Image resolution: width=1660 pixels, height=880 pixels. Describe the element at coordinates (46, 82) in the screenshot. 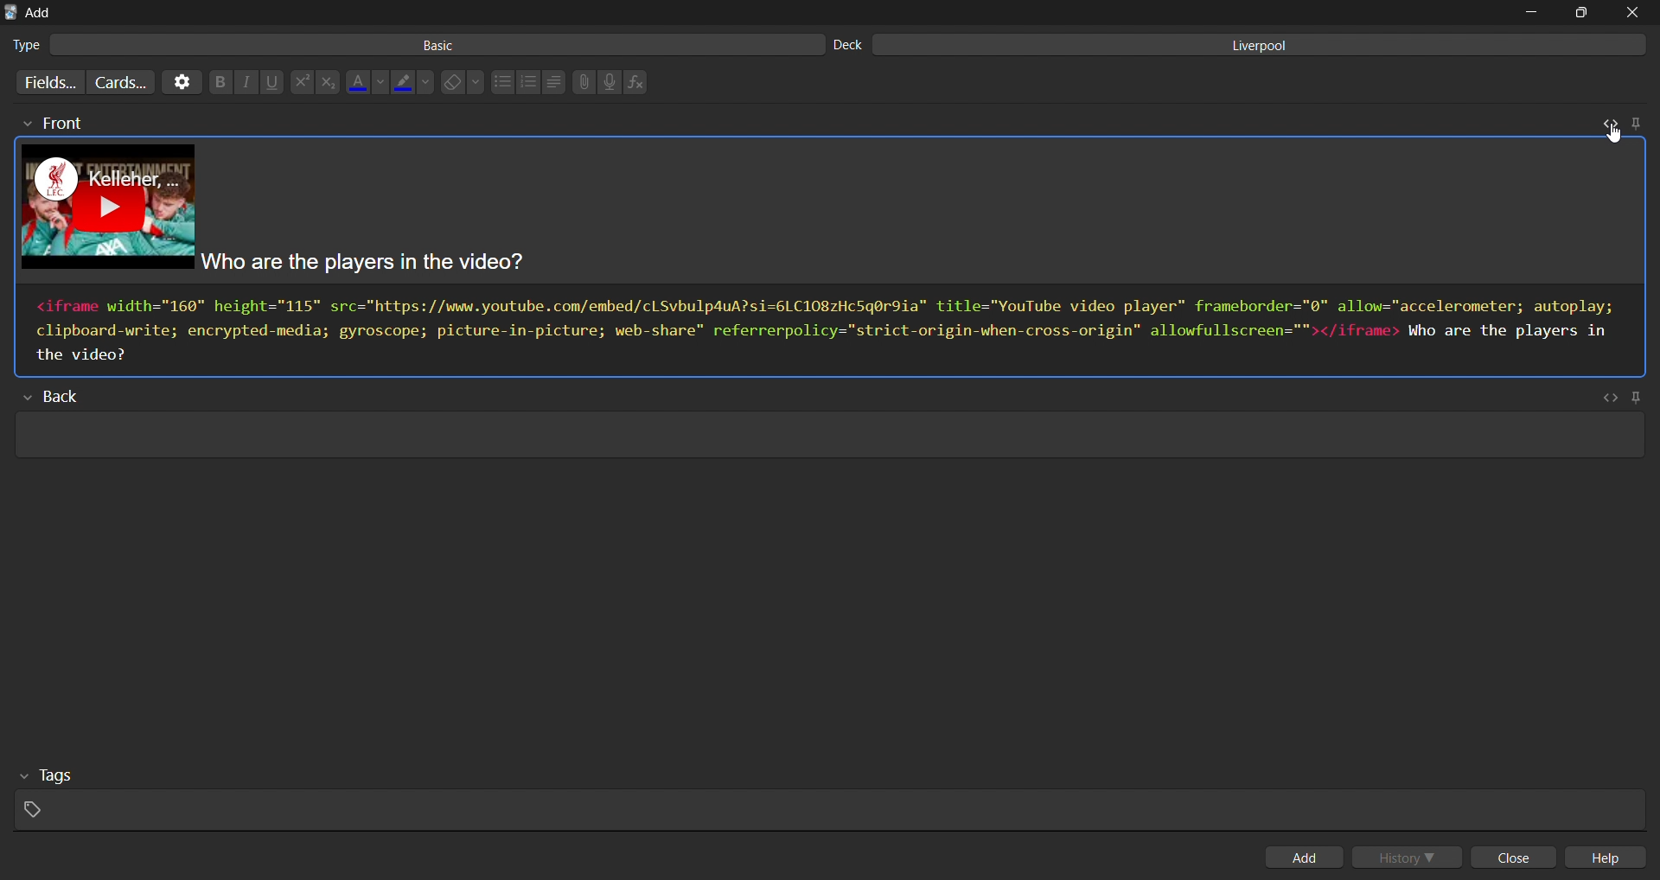

I see `customize fields` at that location.